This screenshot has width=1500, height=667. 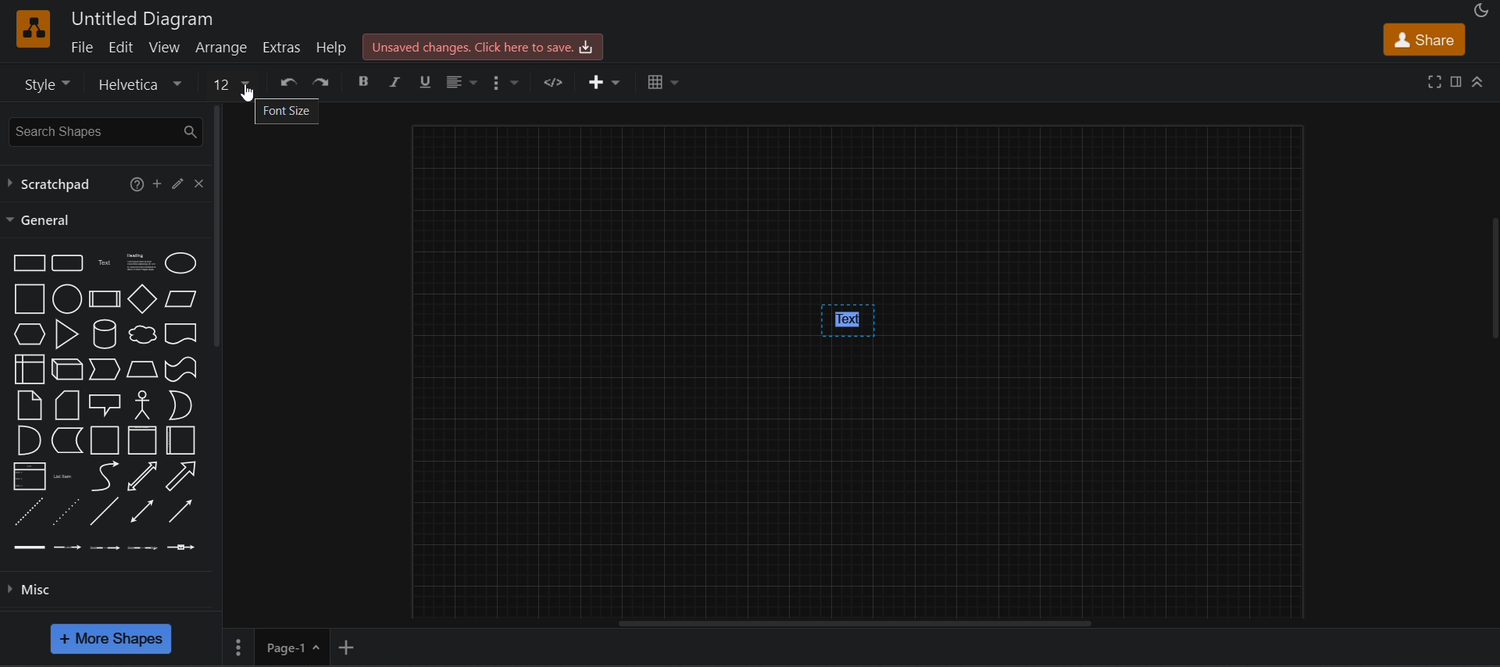 I want to click on Parallelogram, so click(x=181, y=299).